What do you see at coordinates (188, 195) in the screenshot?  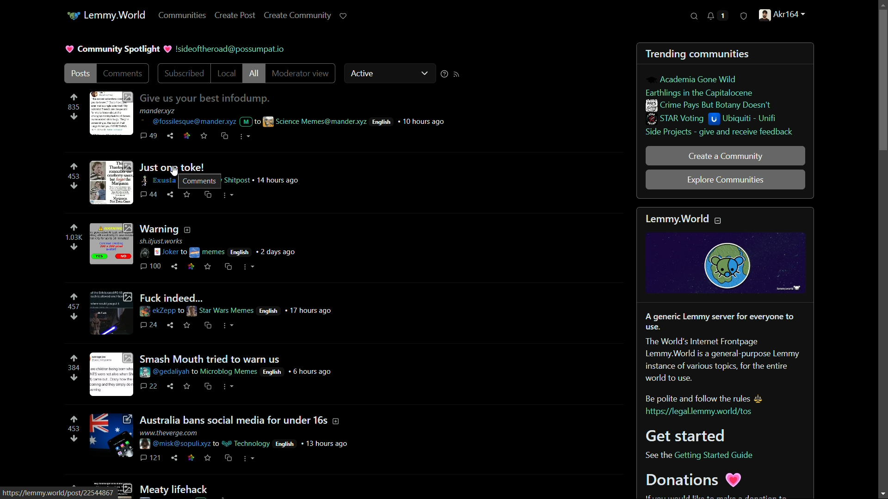 I see `save` at bounding box center [188, 195].